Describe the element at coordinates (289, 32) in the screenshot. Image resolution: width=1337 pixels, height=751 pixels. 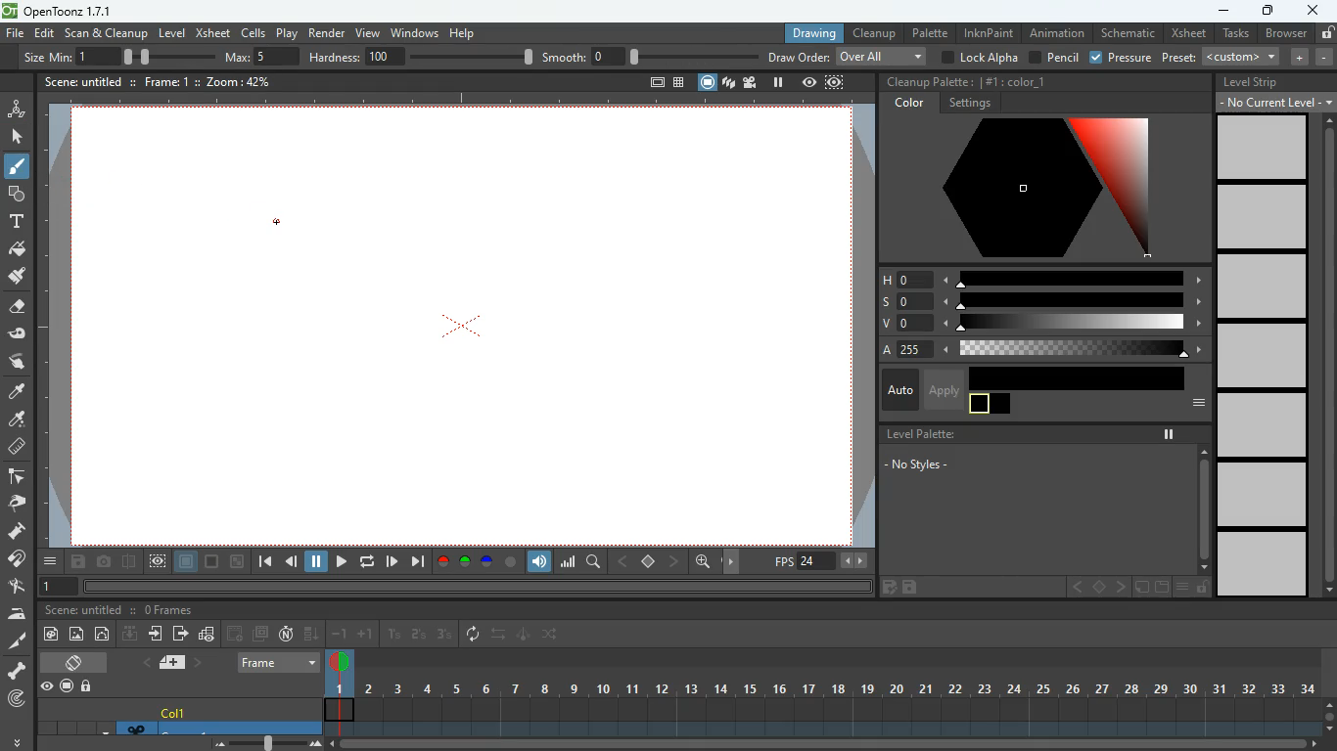
I see `play` at that location.